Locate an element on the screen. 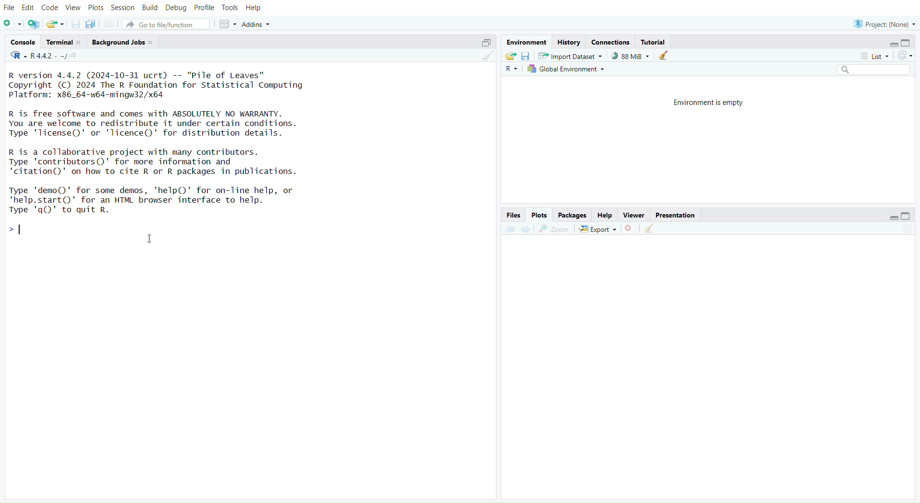  clear console is located at coordinates (485, 57).